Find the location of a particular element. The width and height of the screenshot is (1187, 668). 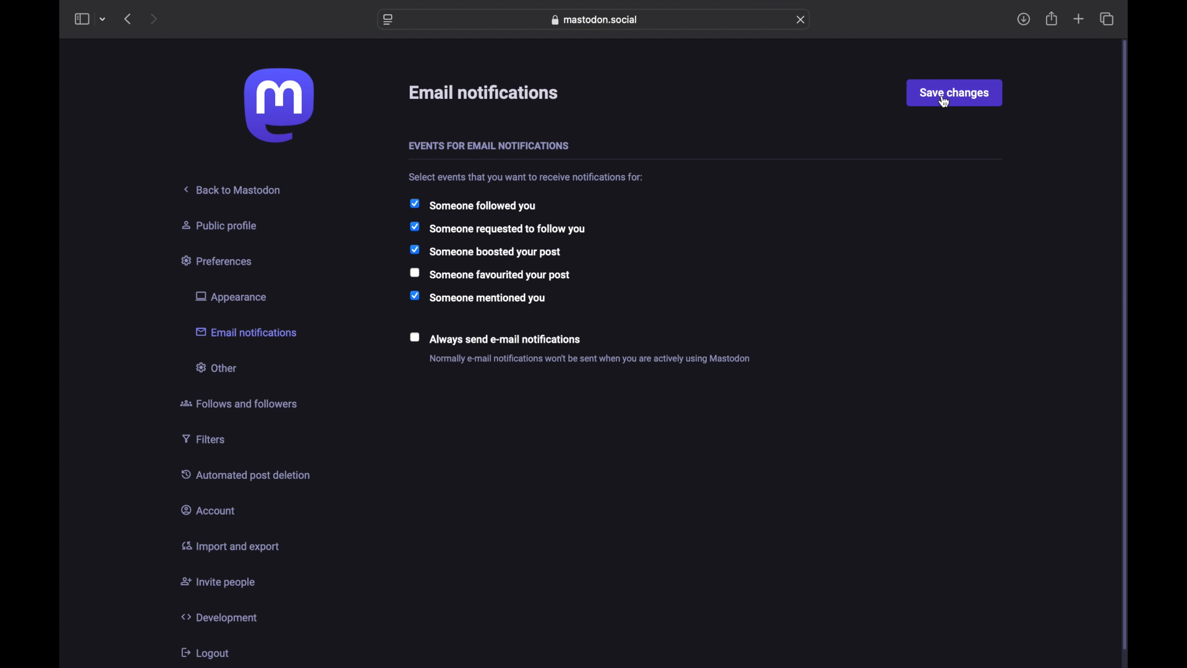

show tab overview is located at coordinates (1106, 19).